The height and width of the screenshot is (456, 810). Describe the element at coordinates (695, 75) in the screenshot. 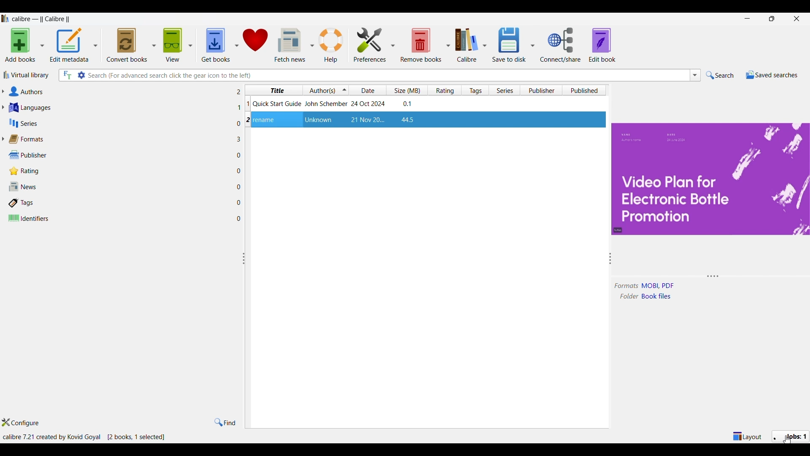

I see `Search list` at that location.